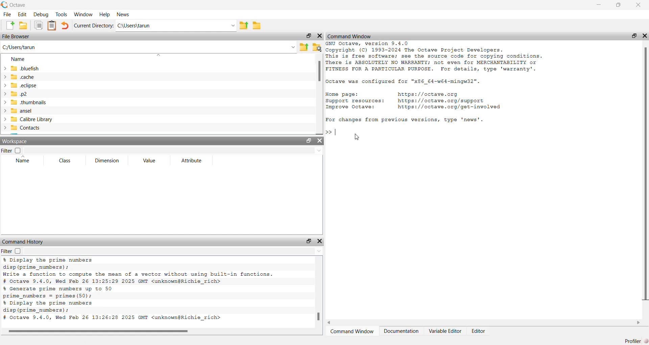  What do you see at coordinates (320, 241) in the screenshot?
I see `close` at bounding box center [320, 241].